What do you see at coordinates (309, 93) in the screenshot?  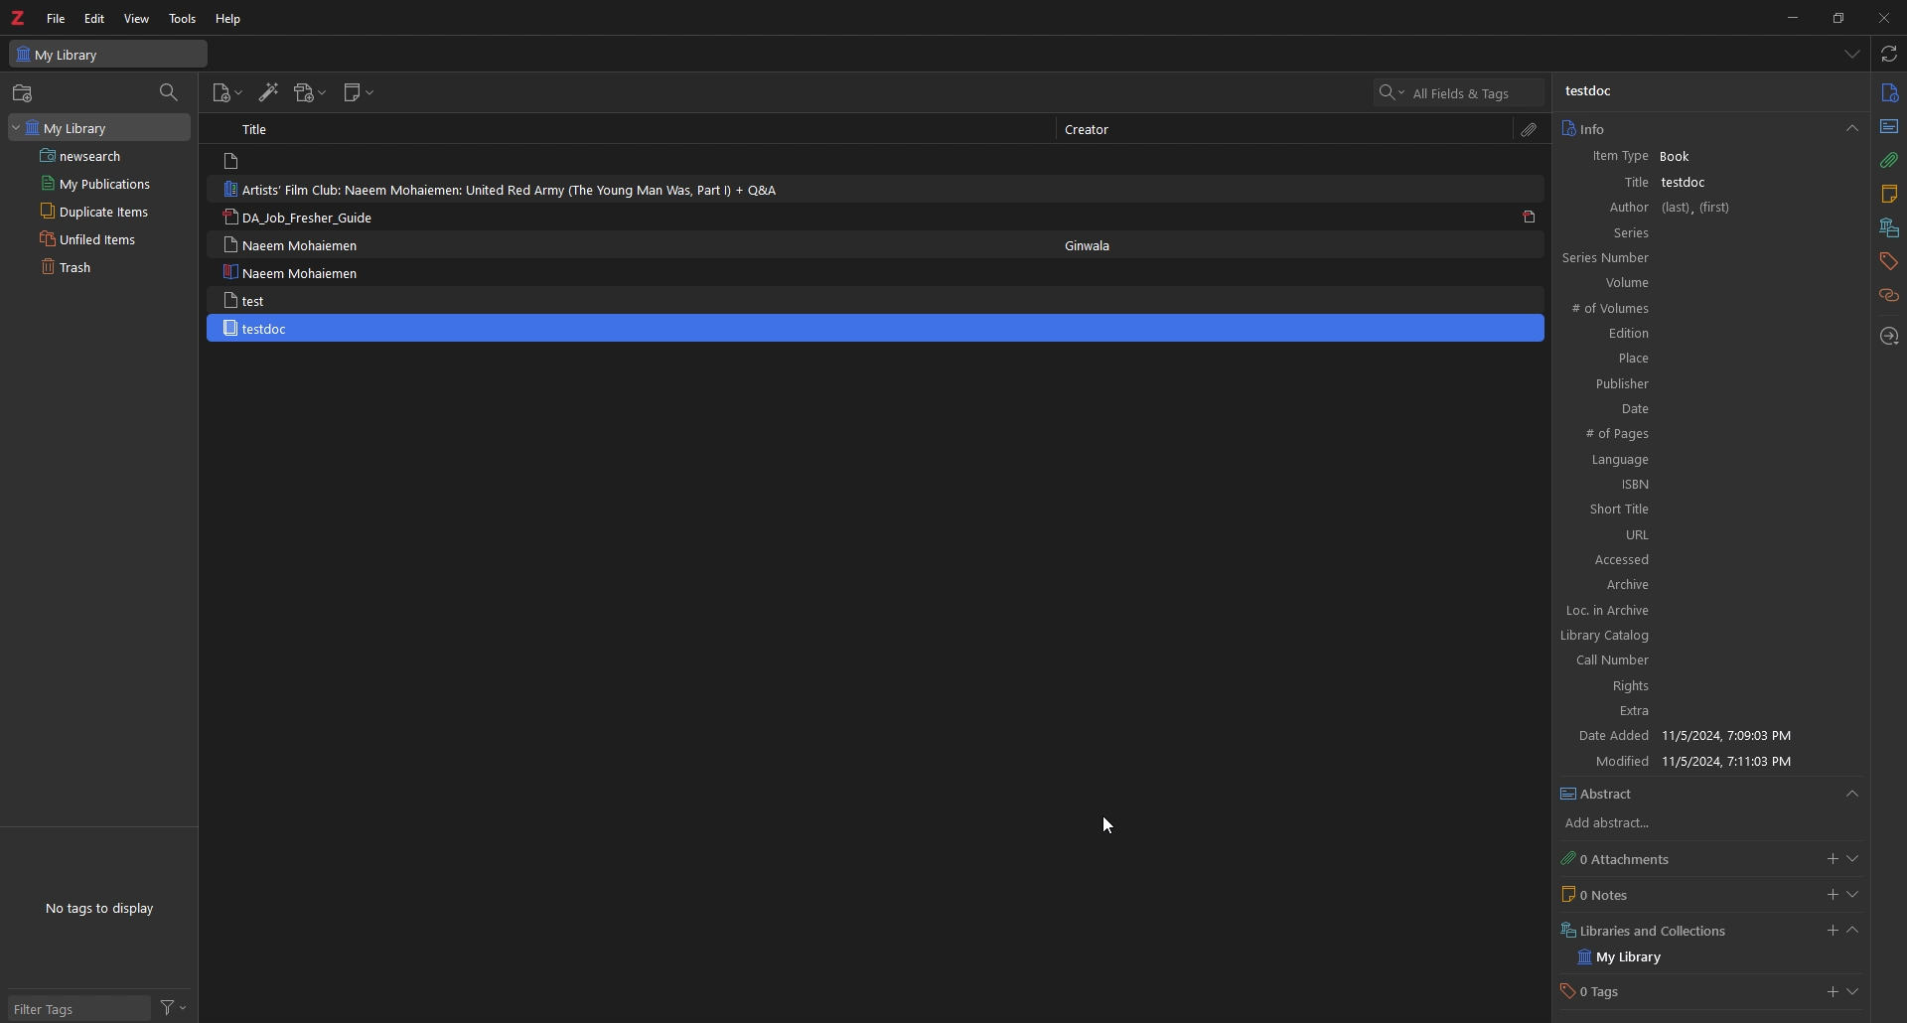 I see `add attachment` at bounding box center [309, 93].